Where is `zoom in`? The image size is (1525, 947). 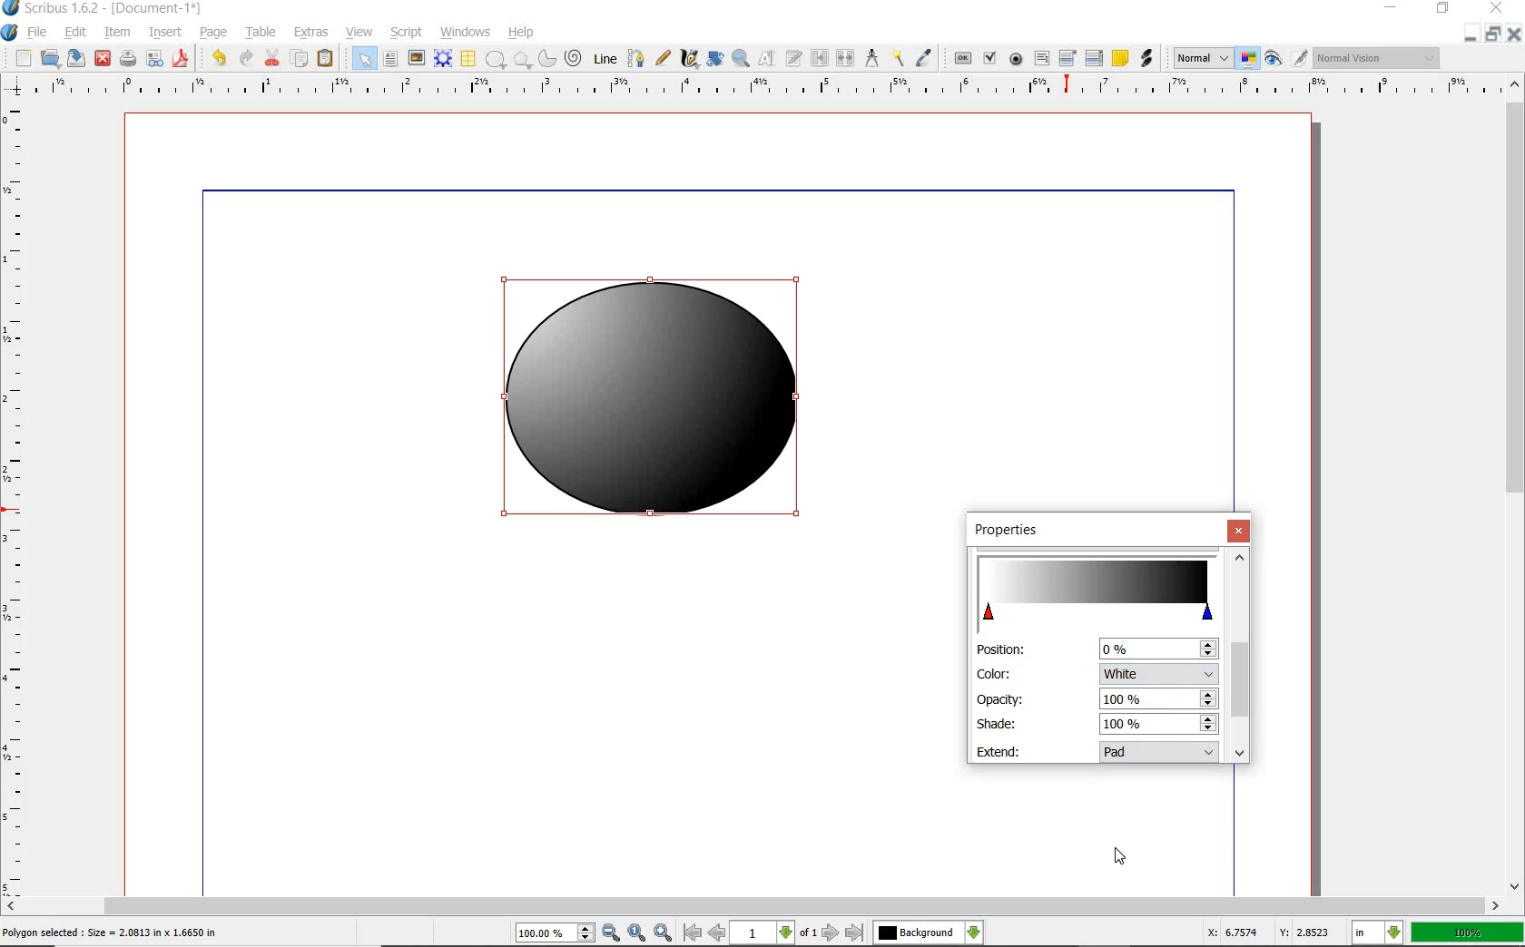 zoom in is located at coordinates (664, 932).